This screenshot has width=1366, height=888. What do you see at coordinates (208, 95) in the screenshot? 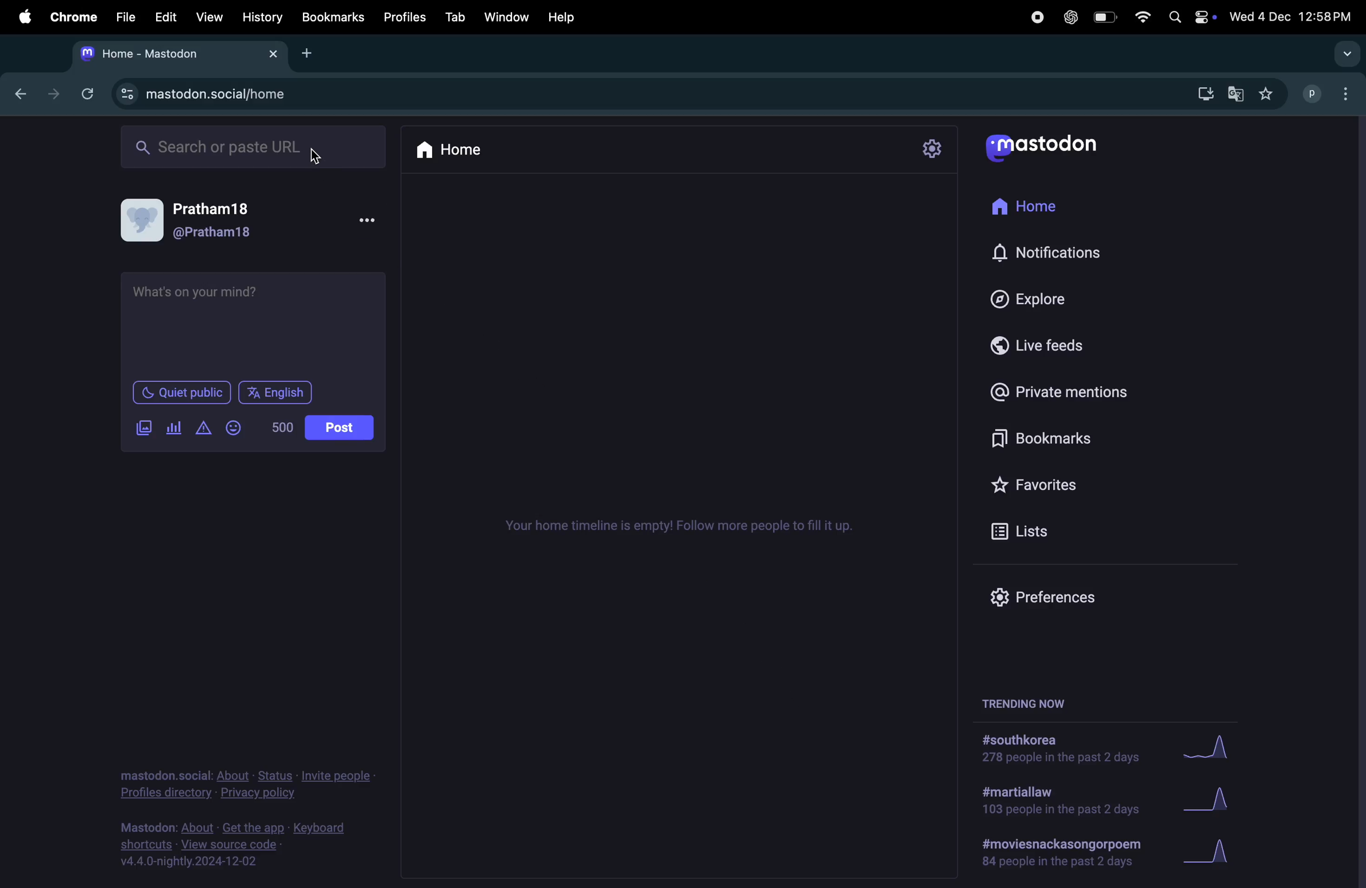
I see `mastodon url` at bounding box center [208, 95].